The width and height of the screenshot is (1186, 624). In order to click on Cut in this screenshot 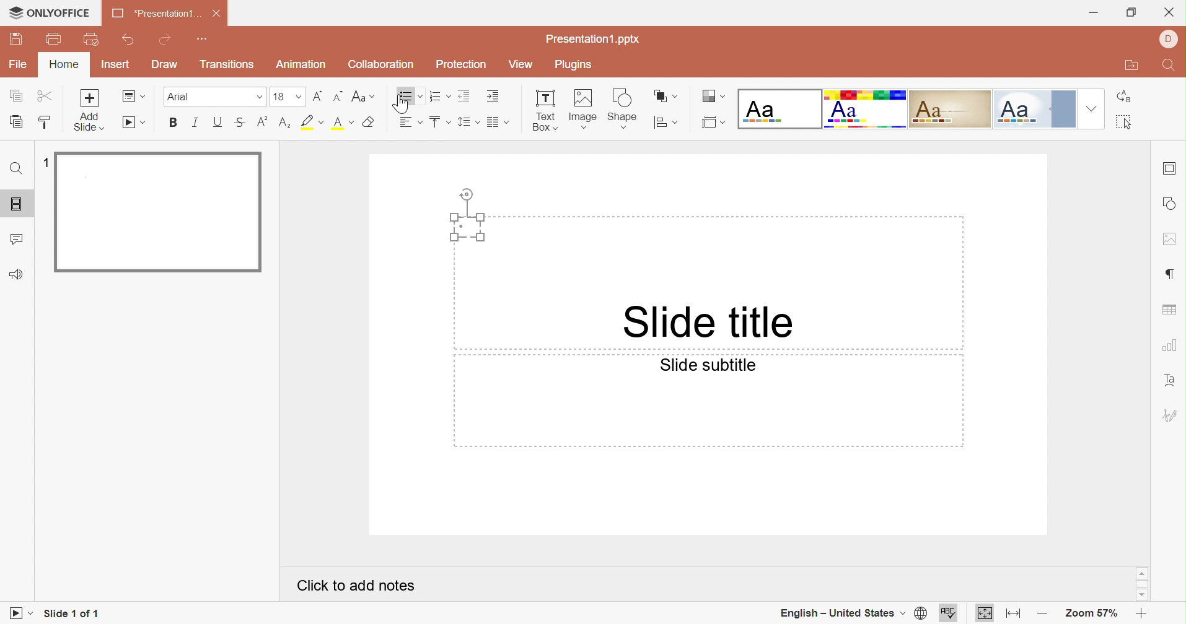, I will do `click(46, 97)`.